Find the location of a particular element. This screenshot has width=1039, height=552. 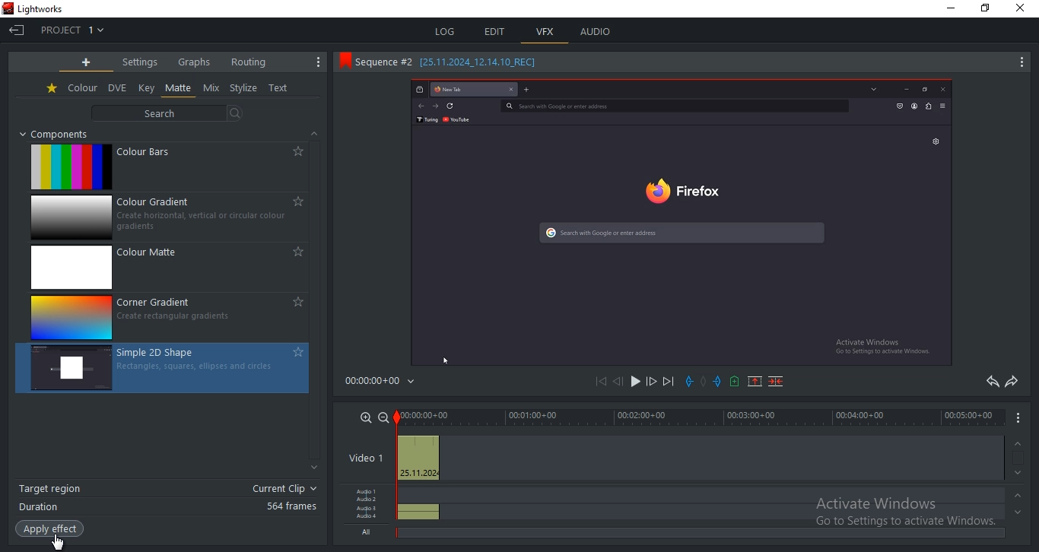

sequence title is located at coordinates (443, 60).